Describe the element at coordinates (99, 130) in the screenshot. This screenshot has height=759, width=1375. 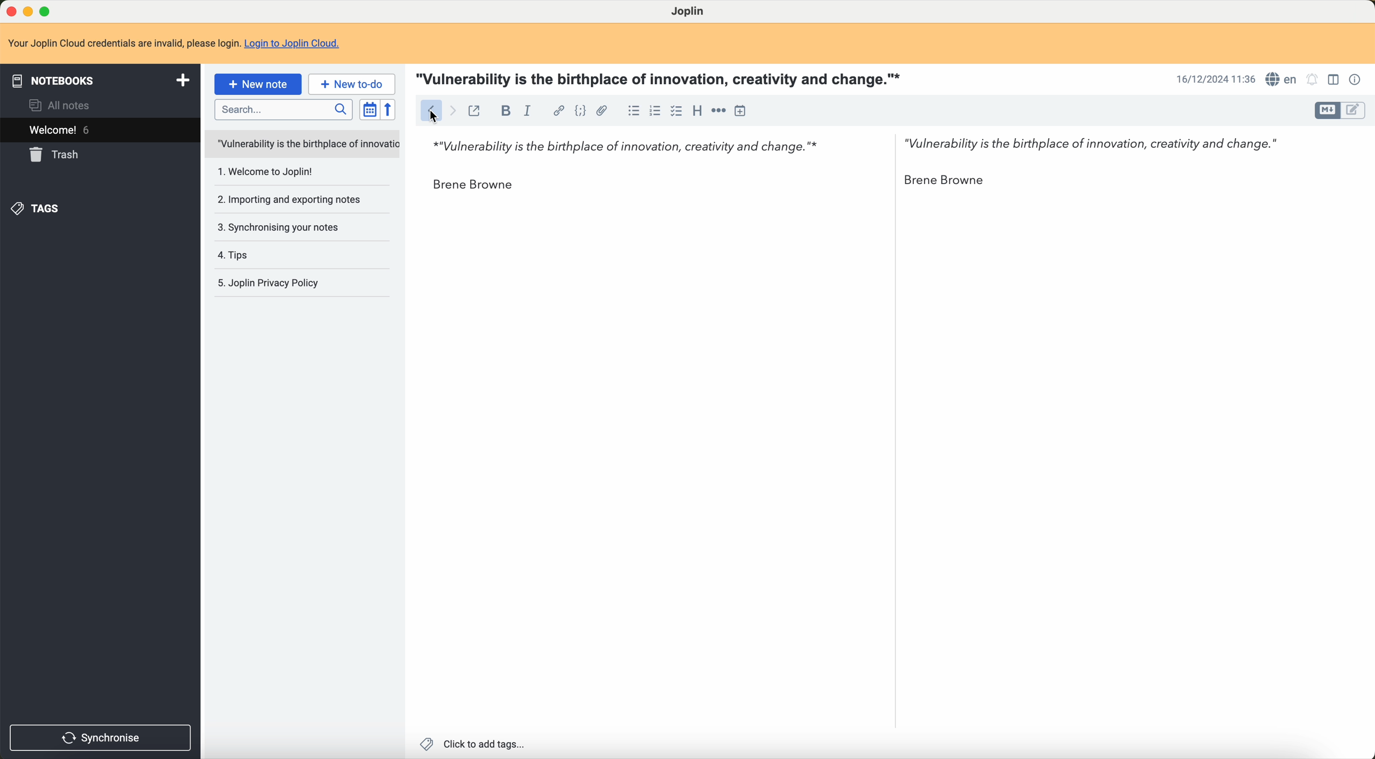
I see `welcome` at that location.